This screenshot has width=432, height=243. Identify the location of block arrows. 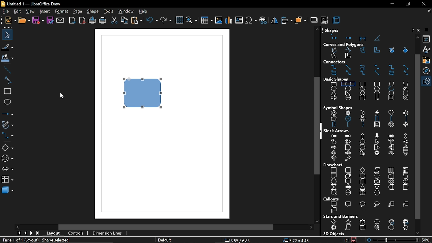
(368, 148).